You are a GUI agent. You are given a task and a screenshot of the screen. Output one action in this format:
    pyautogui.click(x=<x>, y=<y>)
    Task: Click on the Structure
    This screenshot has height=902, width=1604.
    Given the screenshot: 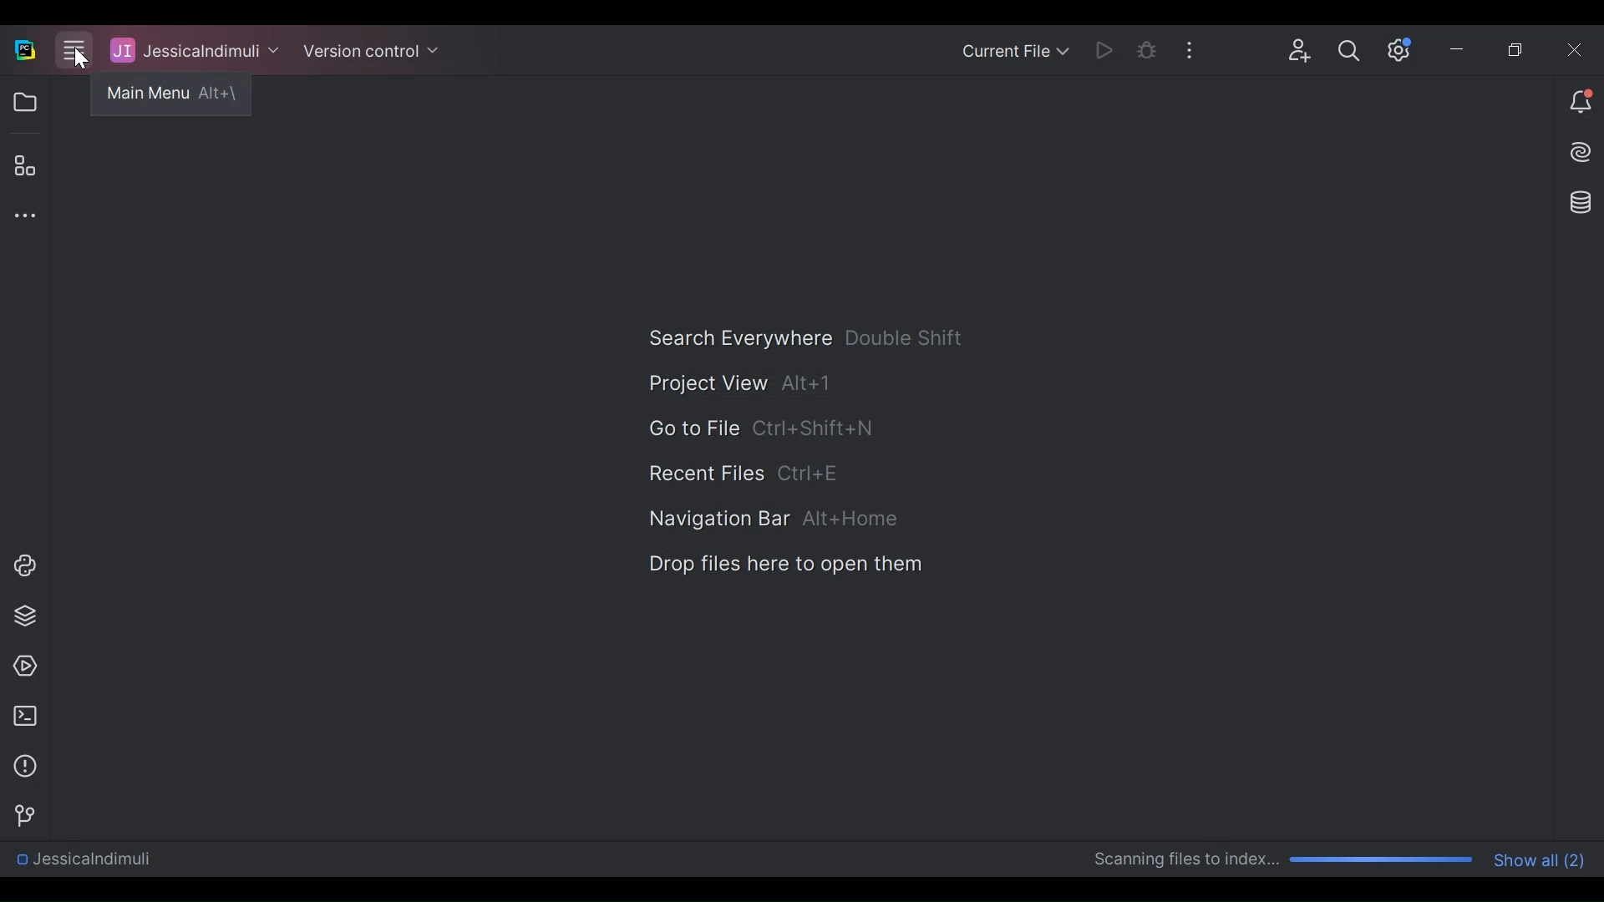 What is the action you would take?
    pyautogui.click(x=23, y=166)
    